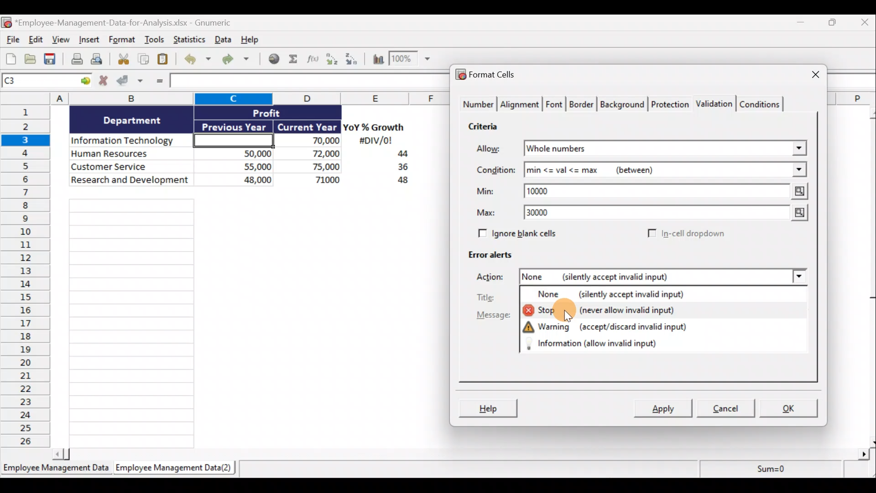  Describe the element at coordinates (11, 58) in the screenshot. I see `Create new workbook` at that location.